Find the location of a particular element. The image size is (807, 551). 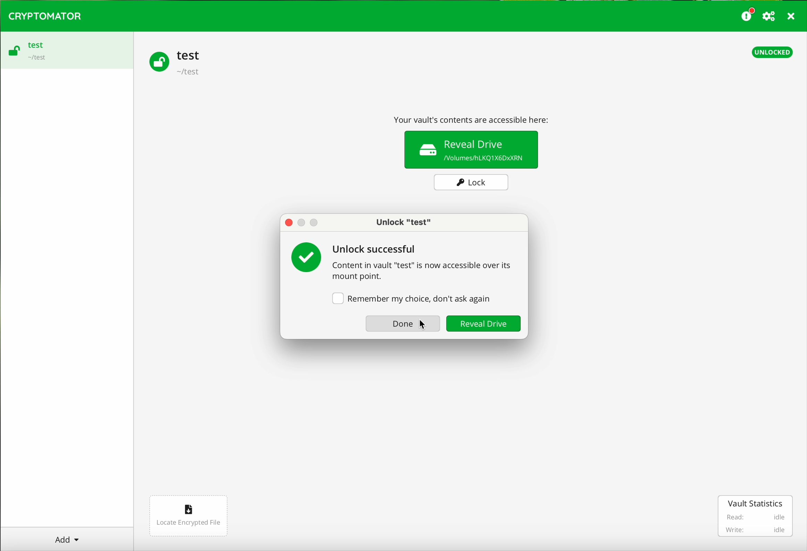

CRYPTOMATOR is located at coordinates (45, 15).